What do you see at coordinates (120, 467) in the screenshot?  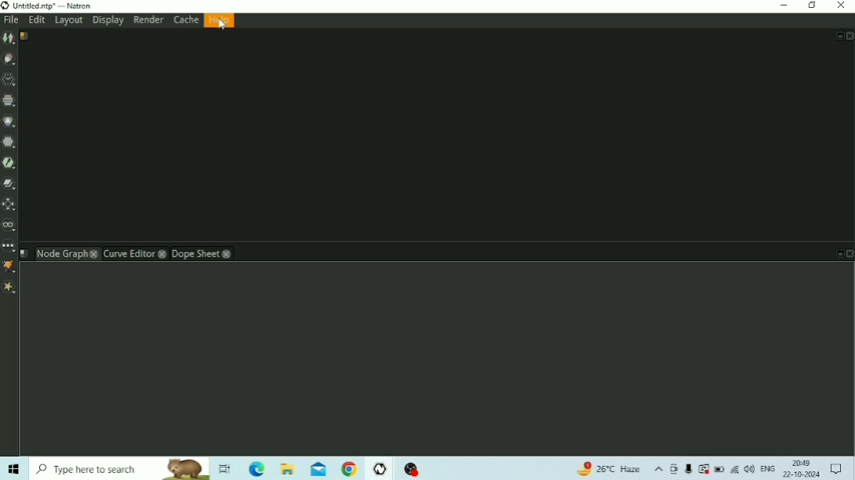 I see `Type here to search` at bounding box center [120, 467].